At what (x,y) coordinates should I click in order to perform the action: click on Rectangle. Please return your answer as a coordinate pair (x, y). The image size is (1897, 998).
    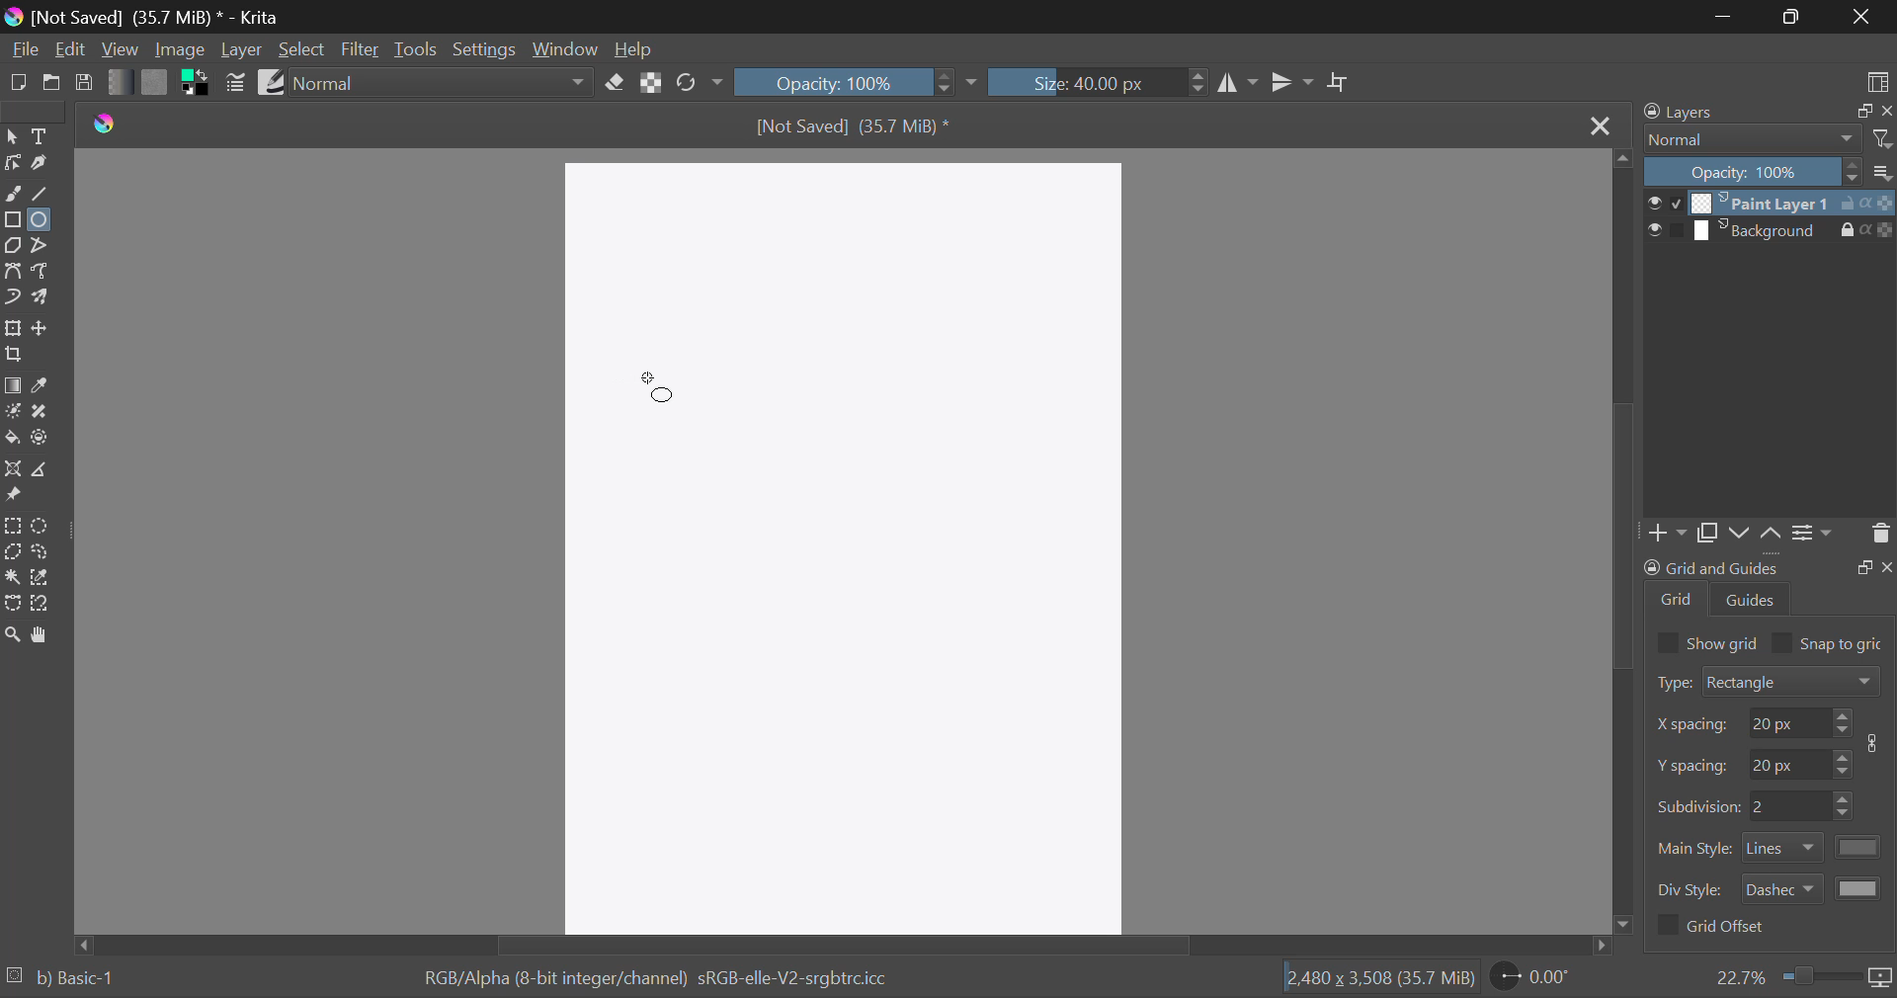
    Looking at the image, I should click on (14, 218).